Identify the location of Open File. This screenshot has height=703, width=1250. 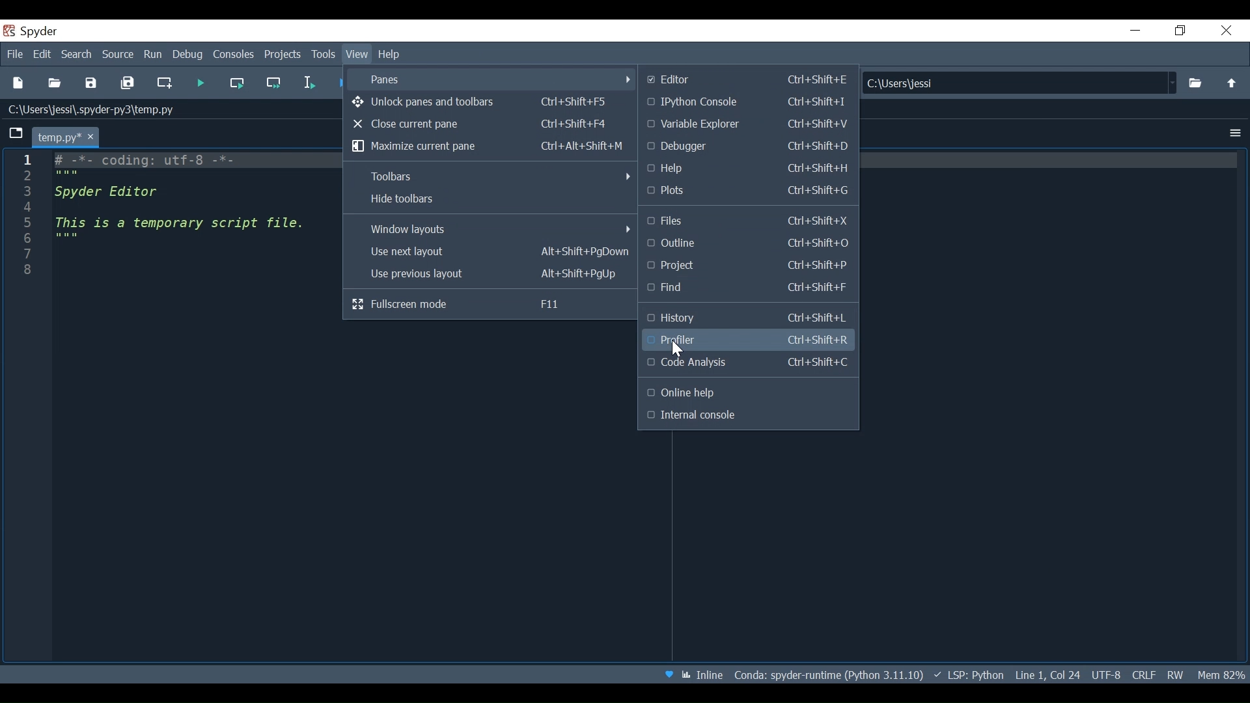
(54, 84).